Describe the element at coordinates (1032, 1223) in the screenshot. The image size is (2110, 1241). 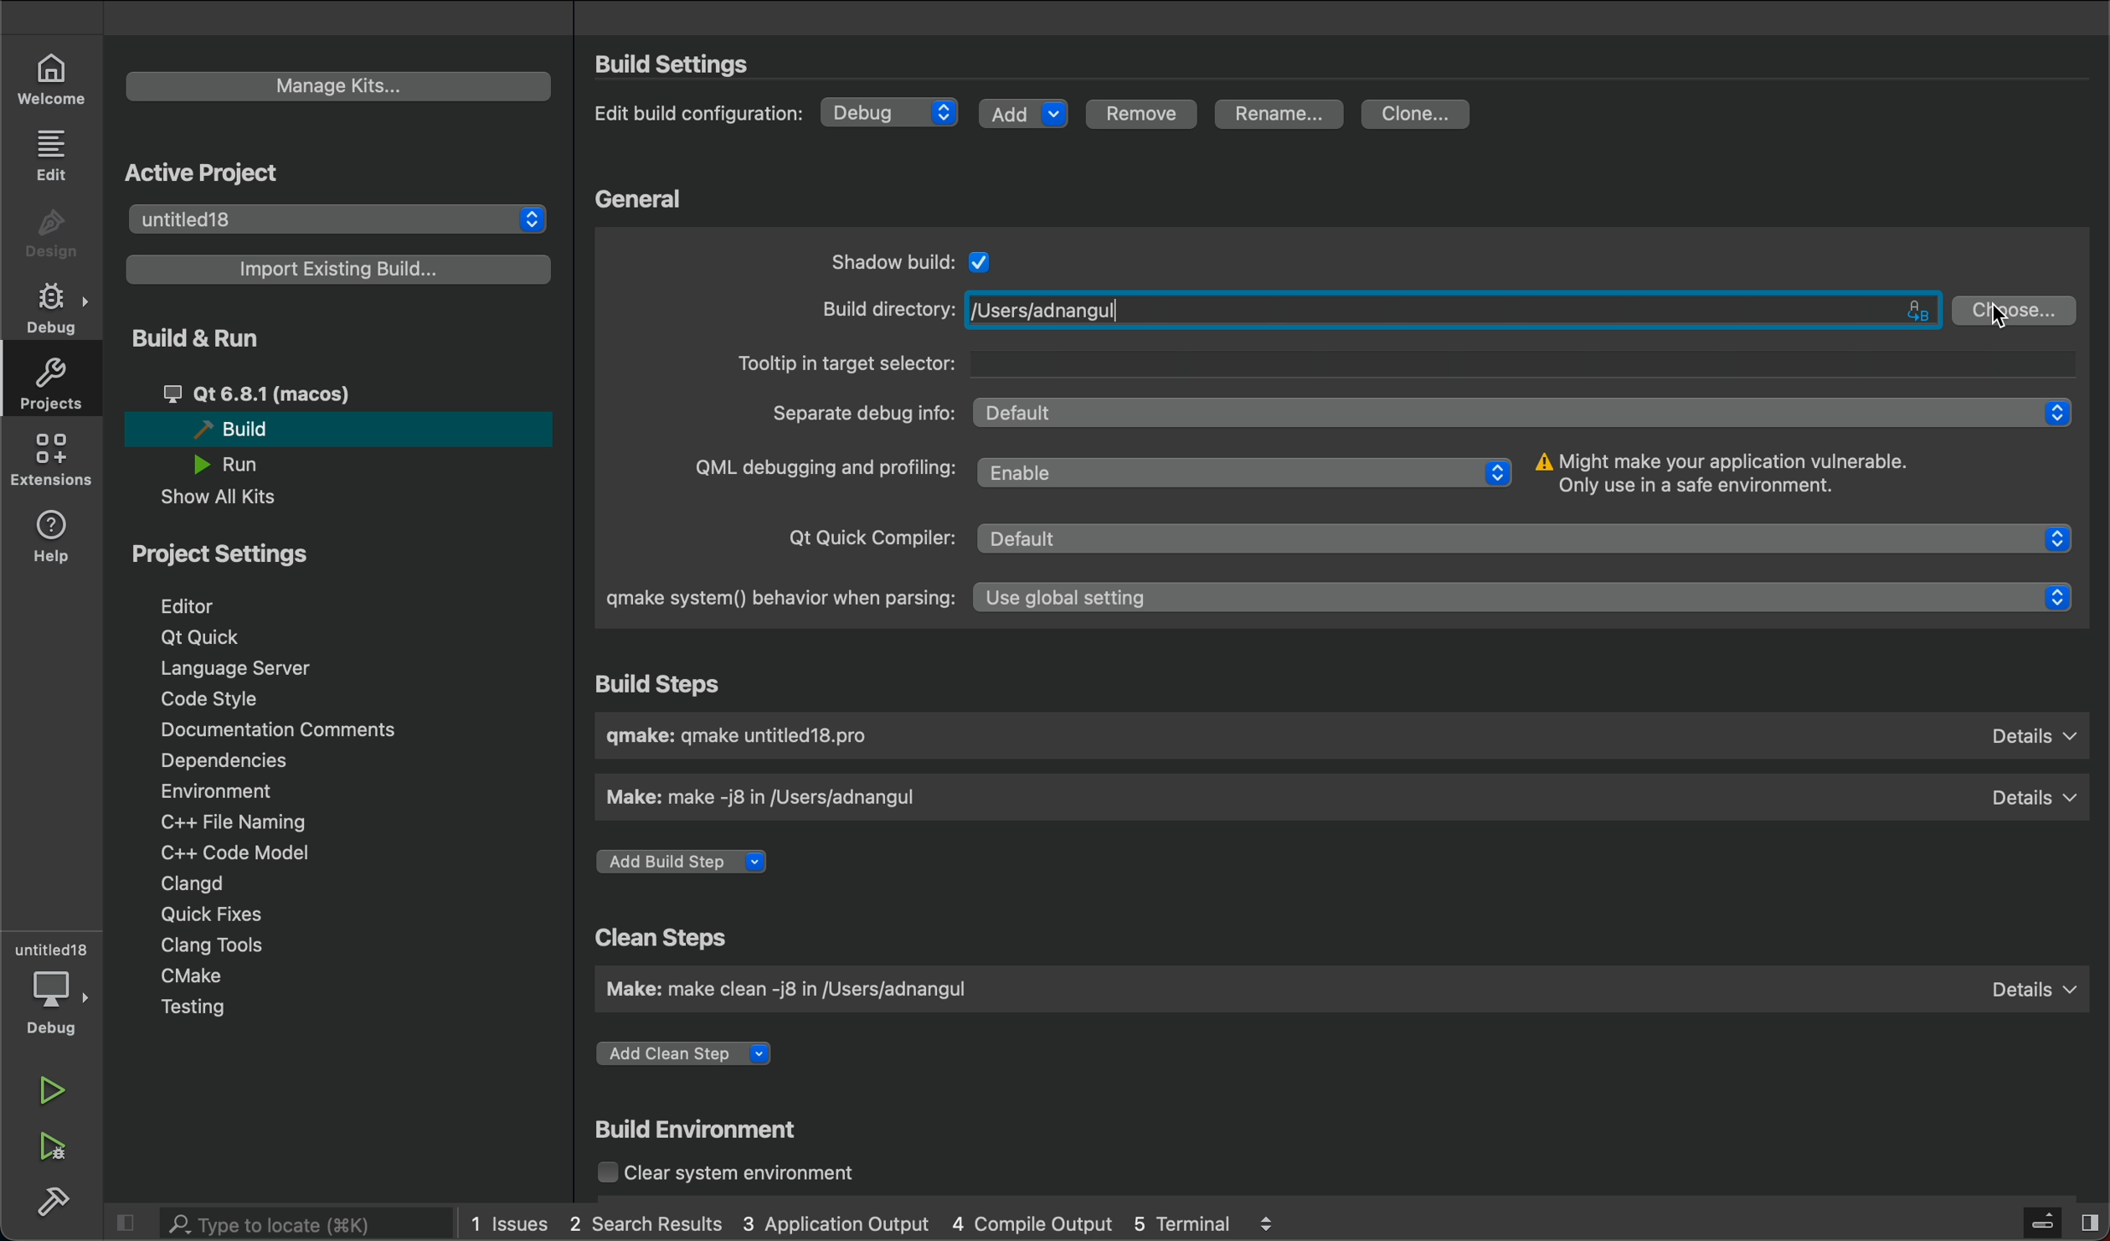
I see `4 Compile Output` at that location.